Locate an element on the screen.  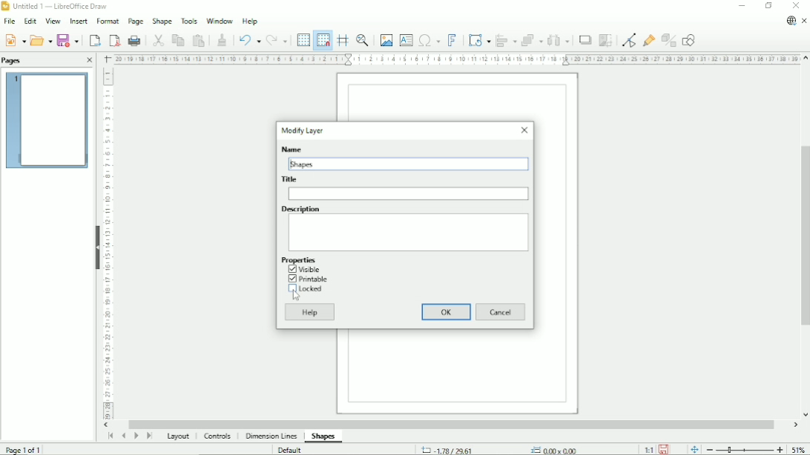
Scaling factor is located at coordinates (648, 449).